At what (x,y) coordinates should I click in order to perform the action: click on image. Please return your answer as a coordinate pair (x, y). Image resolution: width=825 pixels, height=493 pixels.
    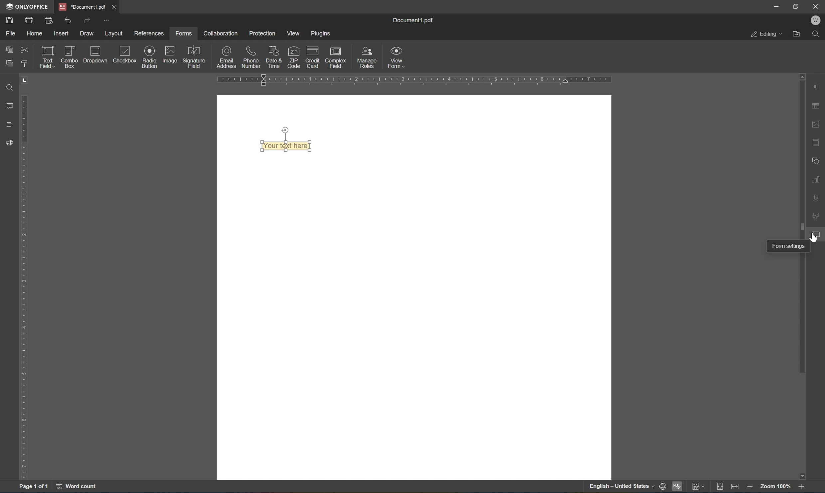
    Looking at the image, I should click on (171, 55).